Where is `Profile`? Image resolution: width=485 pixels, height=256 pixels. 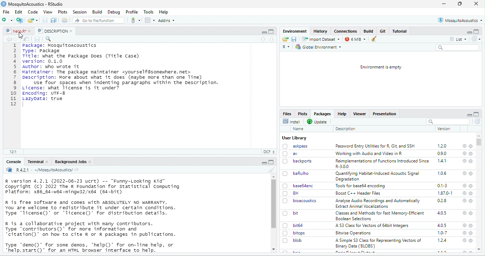 Profile is located at coordinates (132, 12).